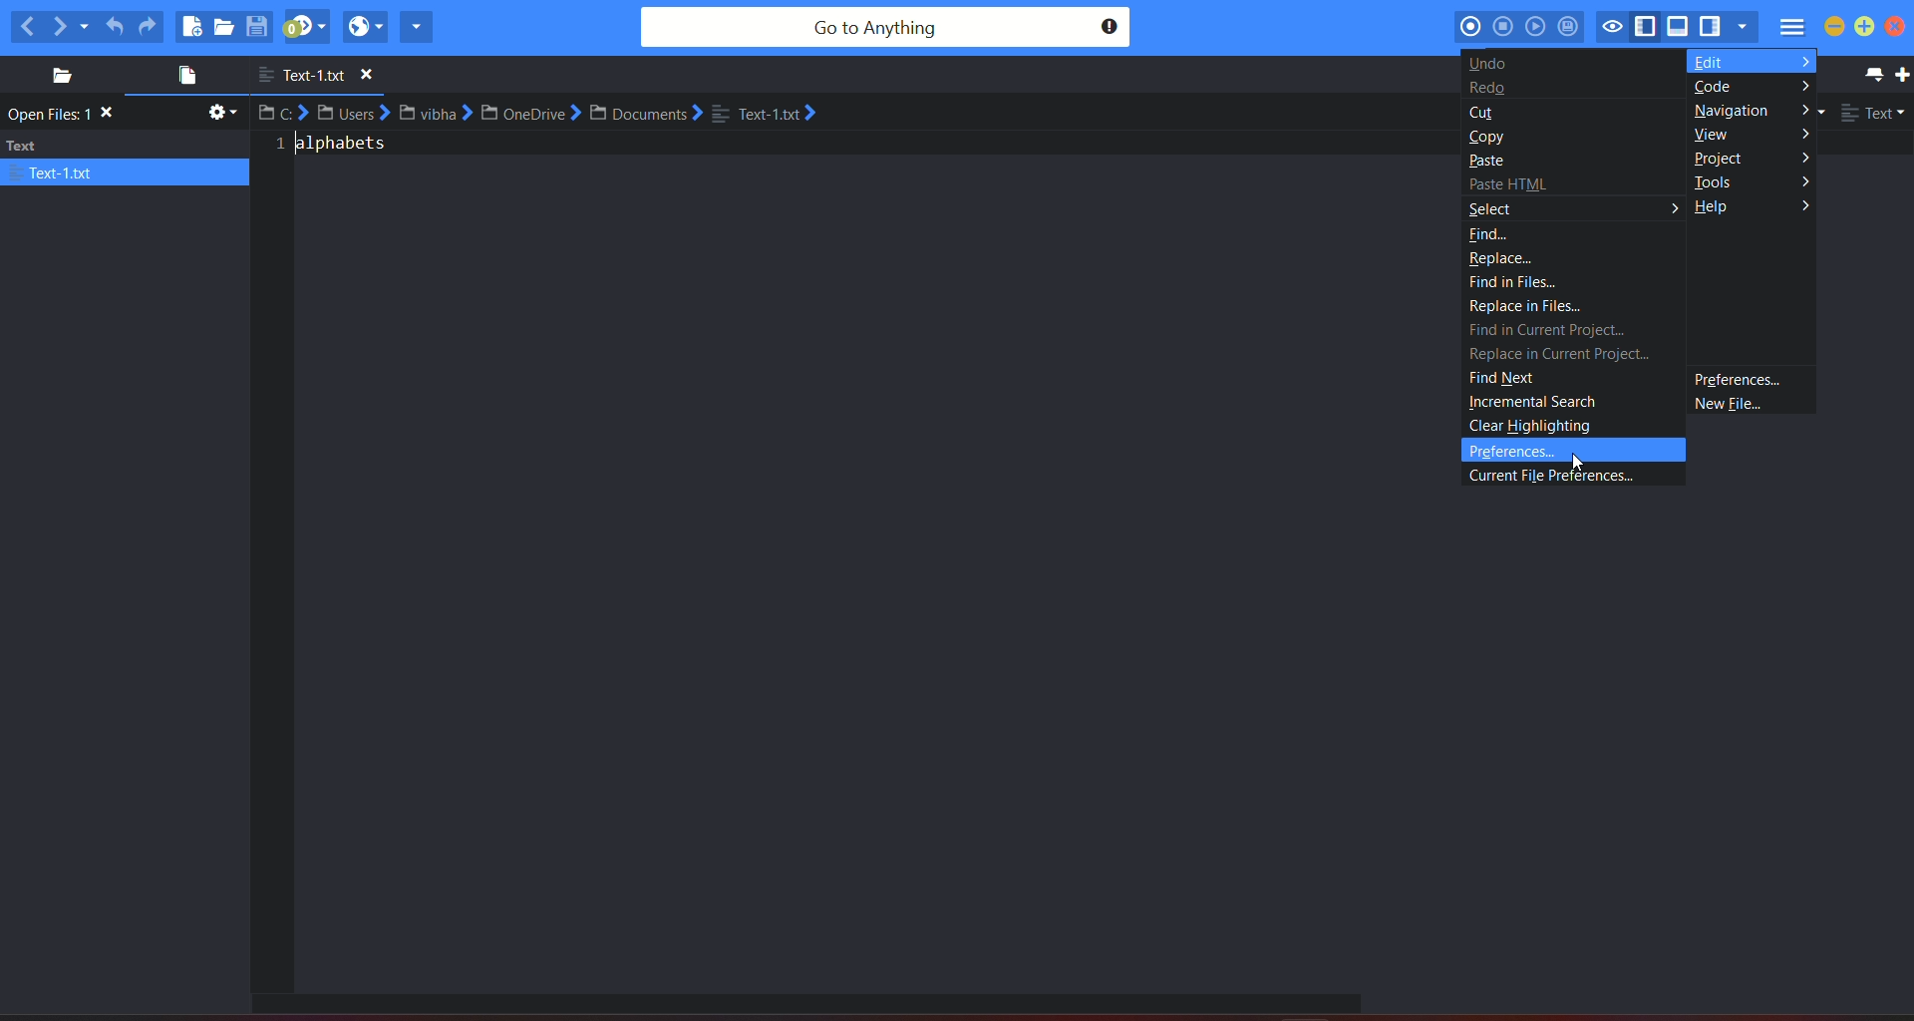 This screenshot has height=1021, width=1914. What do you see at coordinates (1721, 159) in the screenshot?
I see `project` at bounding box center [1721, 159].